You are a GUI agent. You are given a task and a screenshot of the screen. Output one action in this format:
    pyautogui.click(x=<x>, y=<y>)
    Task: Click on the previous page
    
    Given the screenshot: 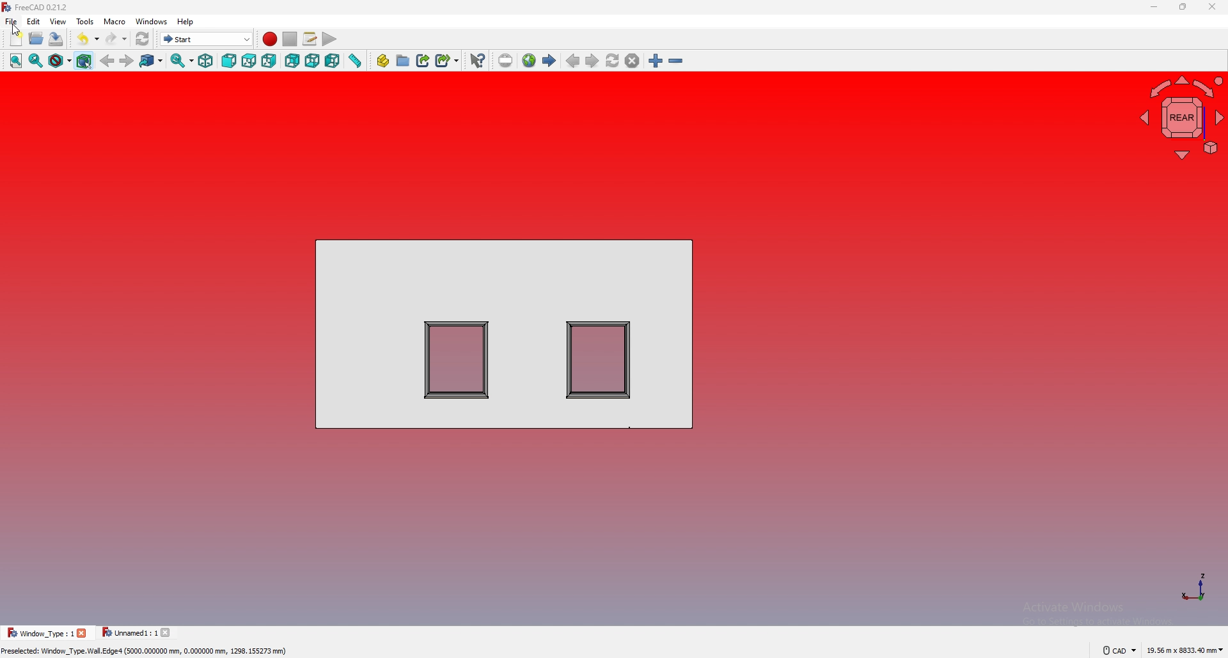 What is the action you would take?
    pyautogui.click(x=572, y=61)
    